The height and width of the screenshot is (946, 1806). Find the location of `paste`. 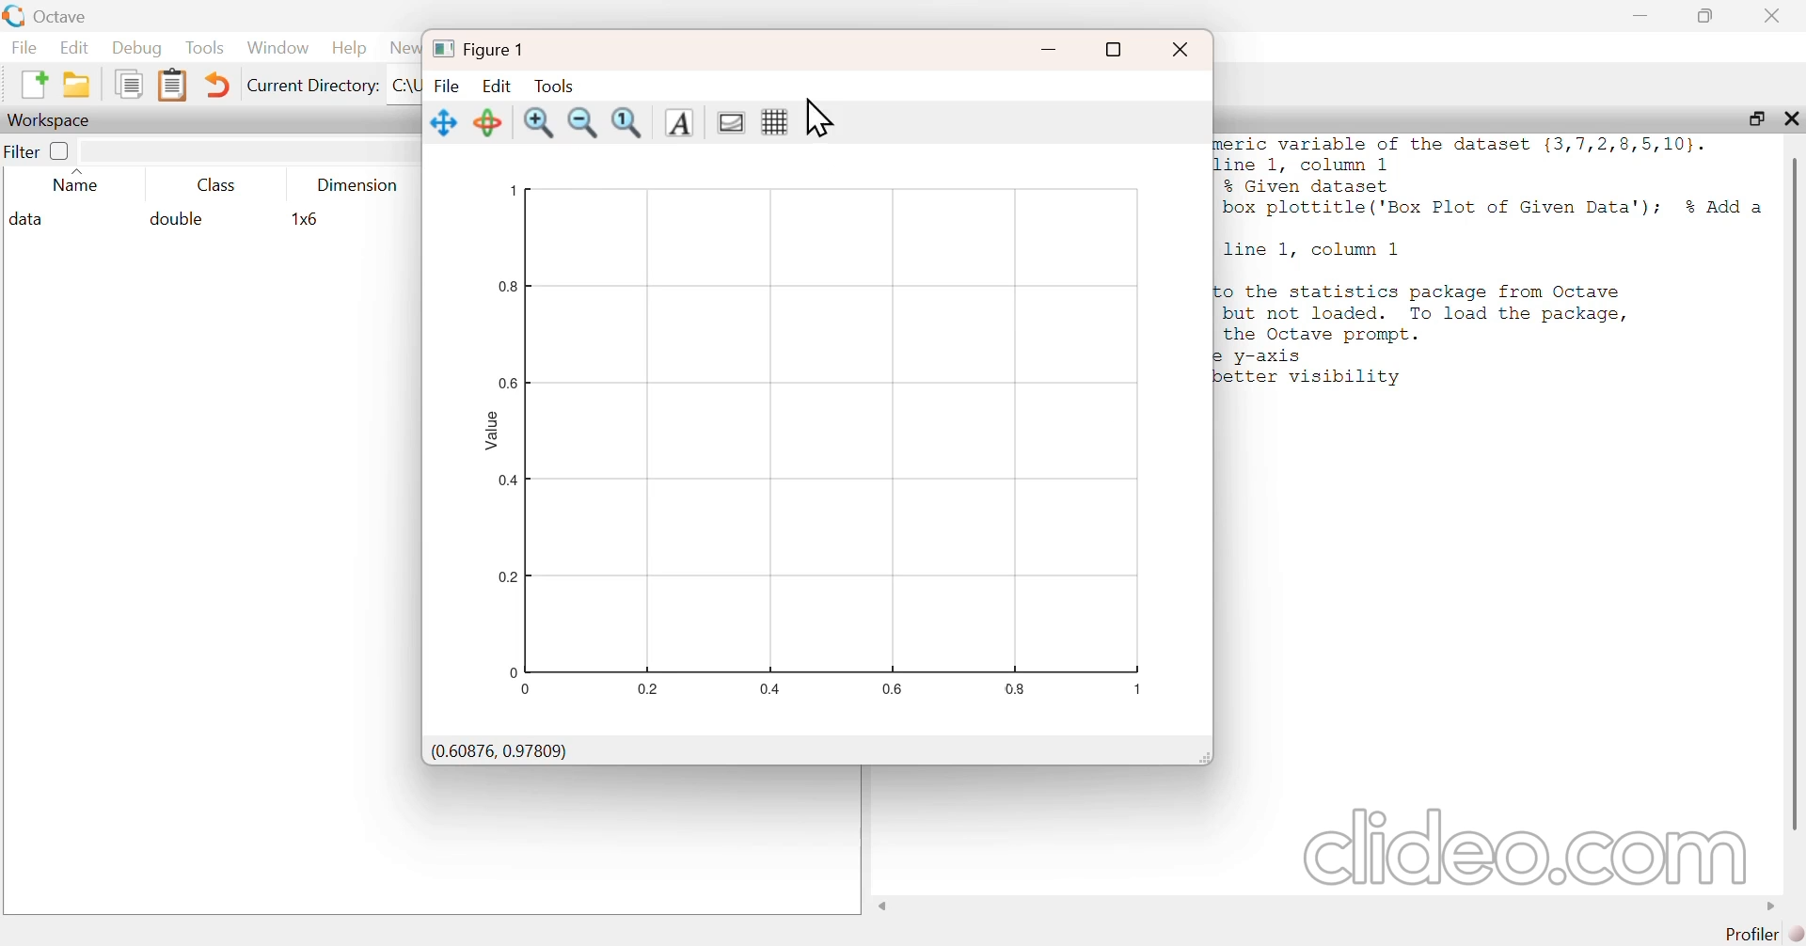

paste is located at coordinates (174, 83).